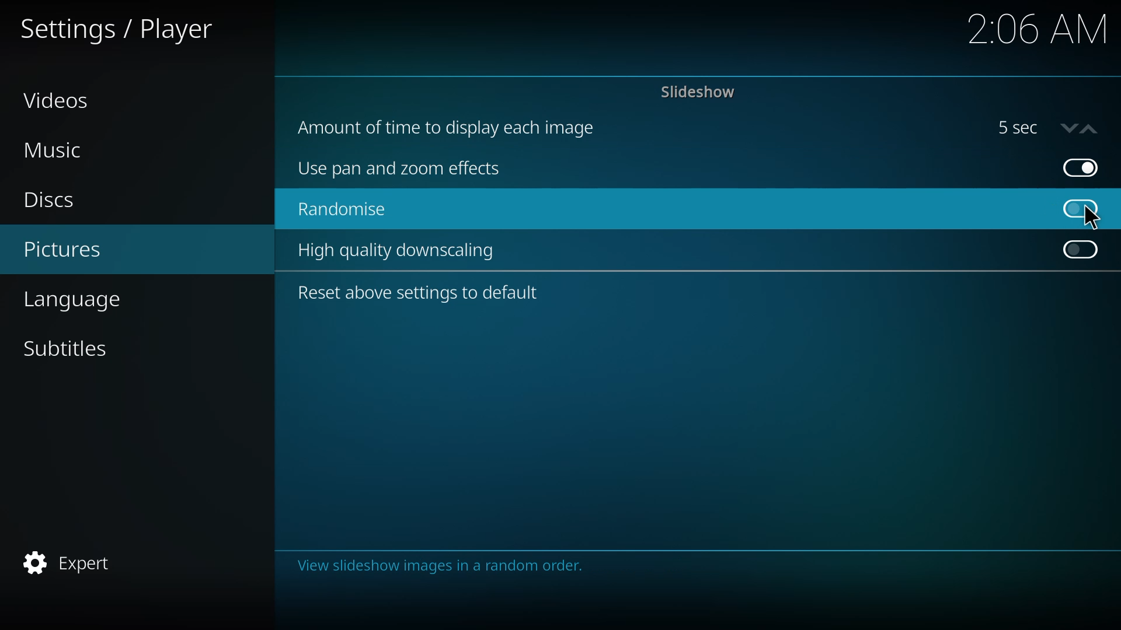  I want to click on discs, so click(51, 198).